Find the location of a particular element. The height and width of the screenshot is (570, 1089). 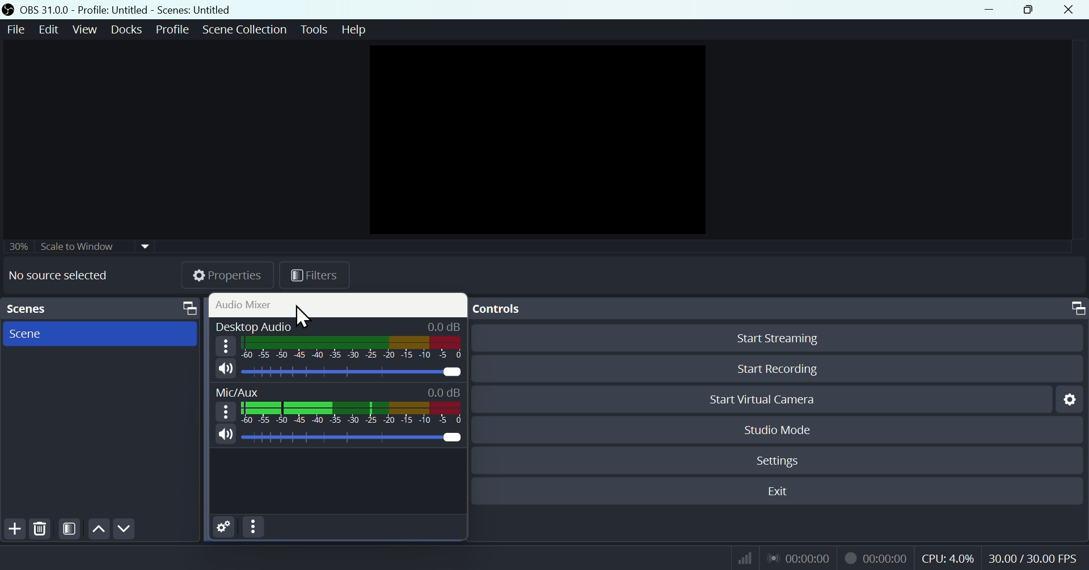

Close is located at coordinates (1069, 10).